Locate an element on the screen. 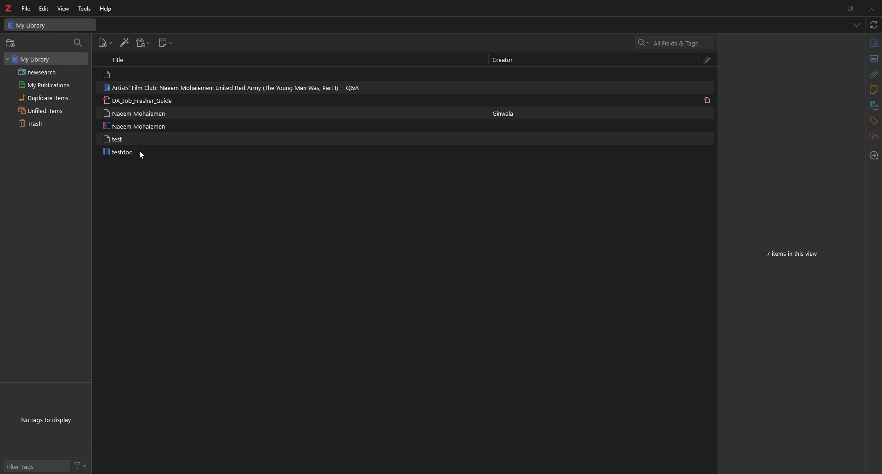  No tags to display is located at coordinates (45, 421).